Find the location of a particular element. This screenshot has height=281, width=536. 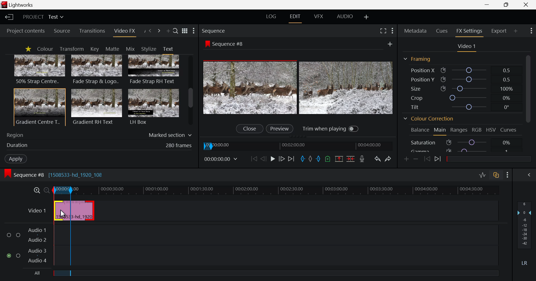

Back to homepage is located at coordinates (8, 17).